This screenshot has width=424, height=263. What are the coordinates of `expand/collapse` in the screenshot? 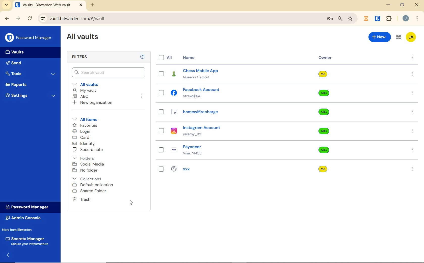 It's located at (8, 255).